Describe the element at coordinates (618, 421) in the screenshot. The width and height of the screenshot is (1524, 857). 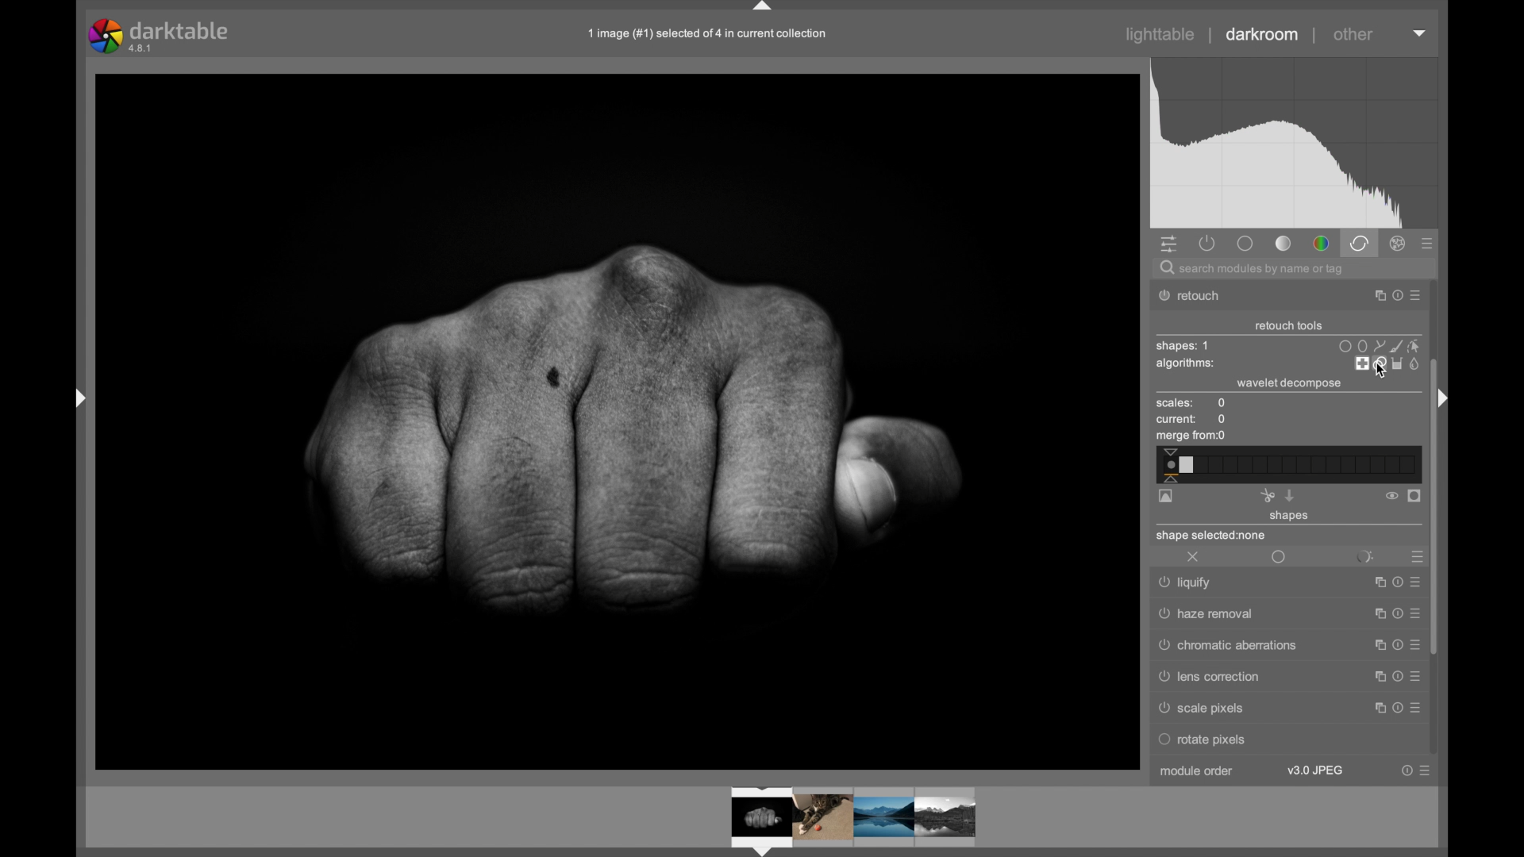
I see `photo` at that location.